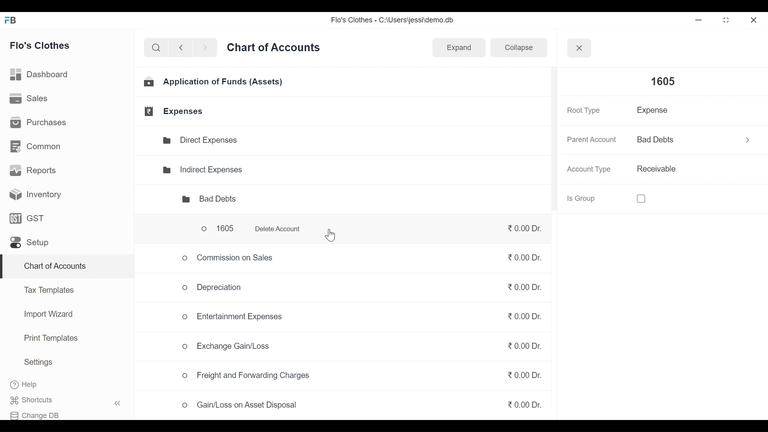  I want to click on back, so click(184, 49).